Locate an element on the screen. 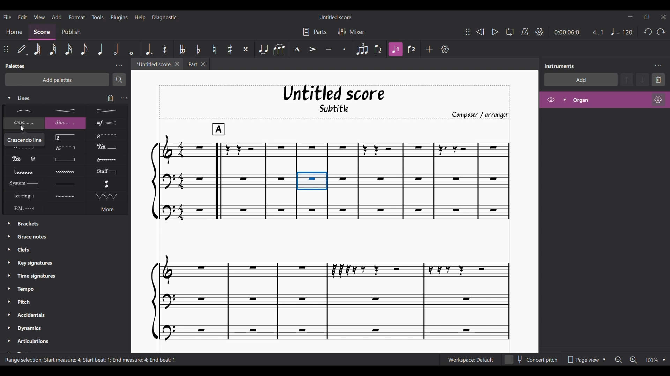  Half note is located at coordinates (116, 49).